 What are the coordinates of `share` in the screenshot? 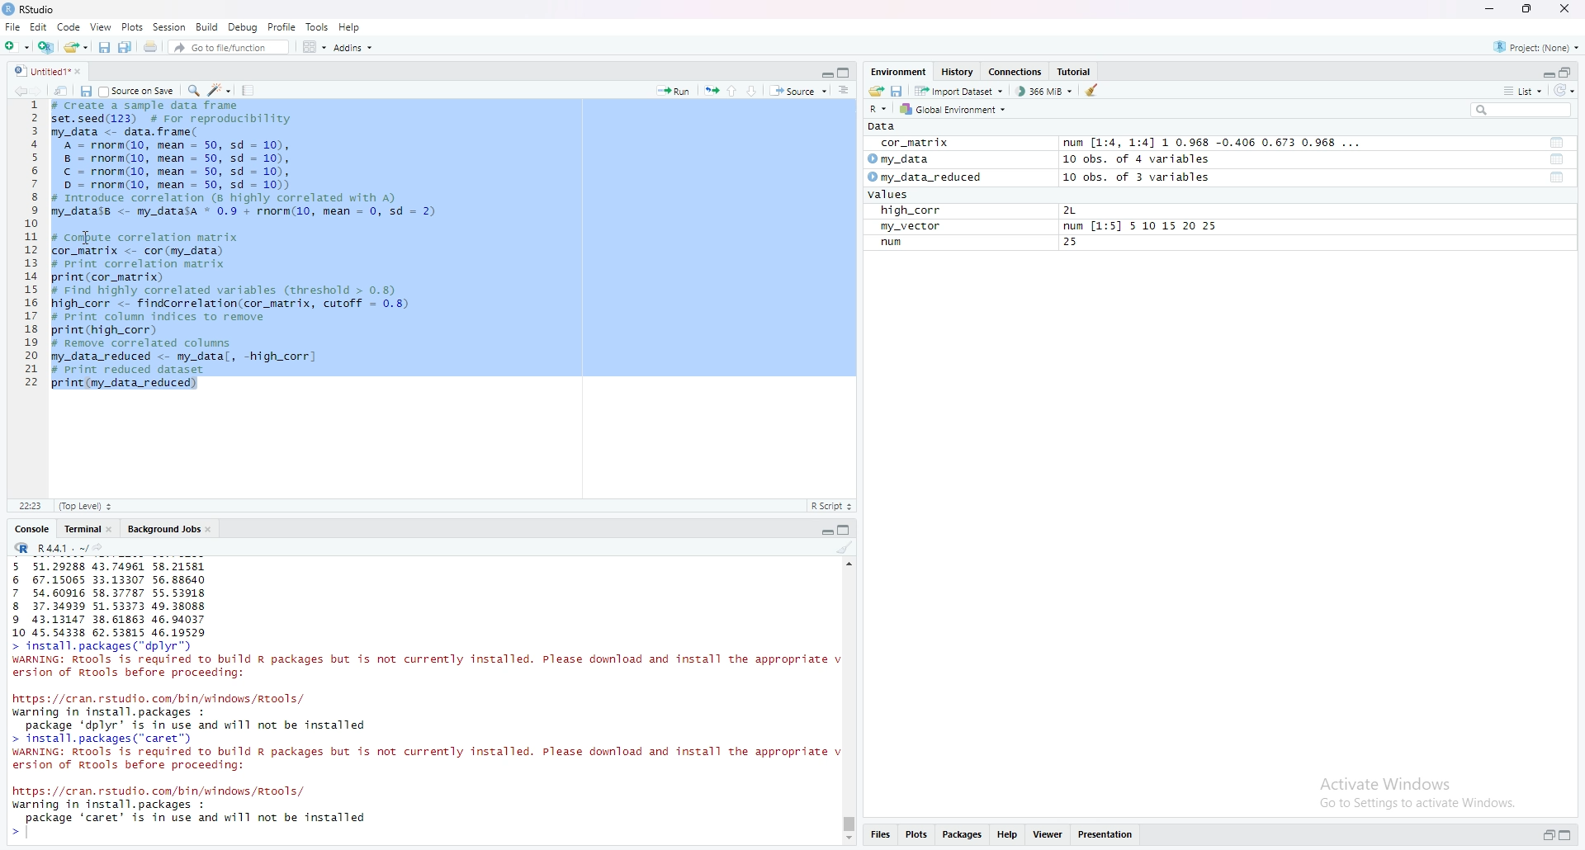 It's located at (877, 91).